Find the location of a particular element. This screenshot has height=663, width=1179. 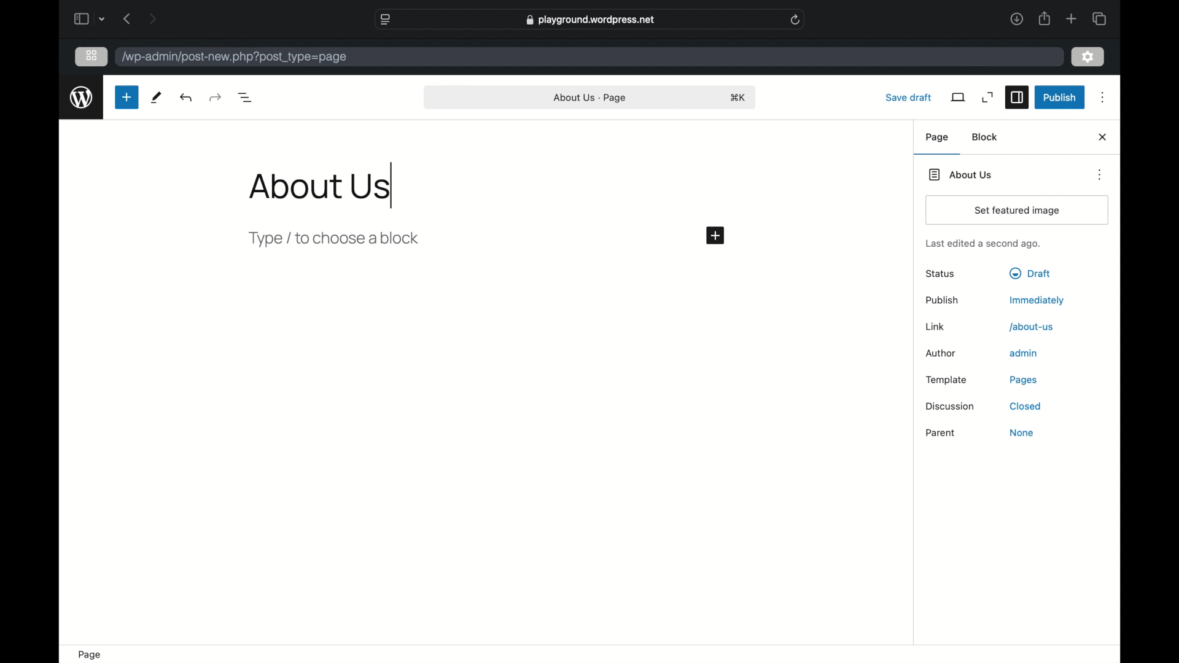

more options is located at coordinates (1102, 174).